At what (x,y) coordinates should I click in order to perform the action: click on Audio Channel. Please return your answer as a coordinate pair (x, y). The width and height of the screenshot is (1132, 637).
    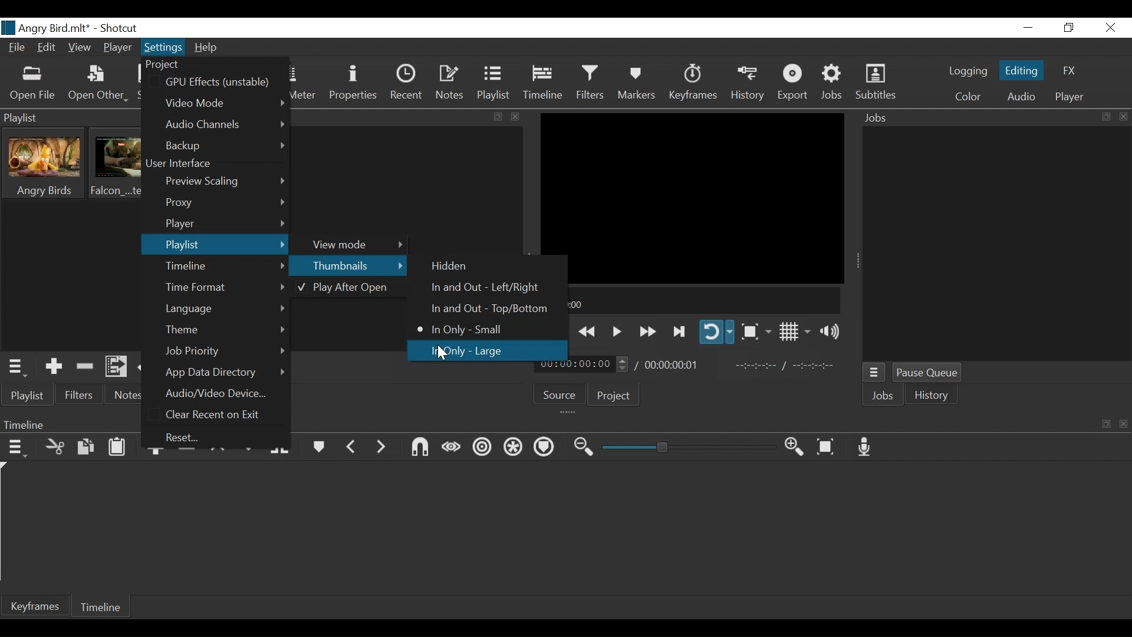
    Looking at the image, I should click on (227, 124).